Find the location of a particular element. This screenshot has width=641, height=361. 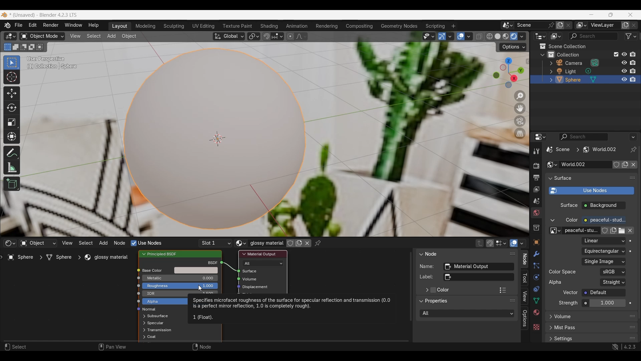

Add workspace is located at coordinates (454, 26).